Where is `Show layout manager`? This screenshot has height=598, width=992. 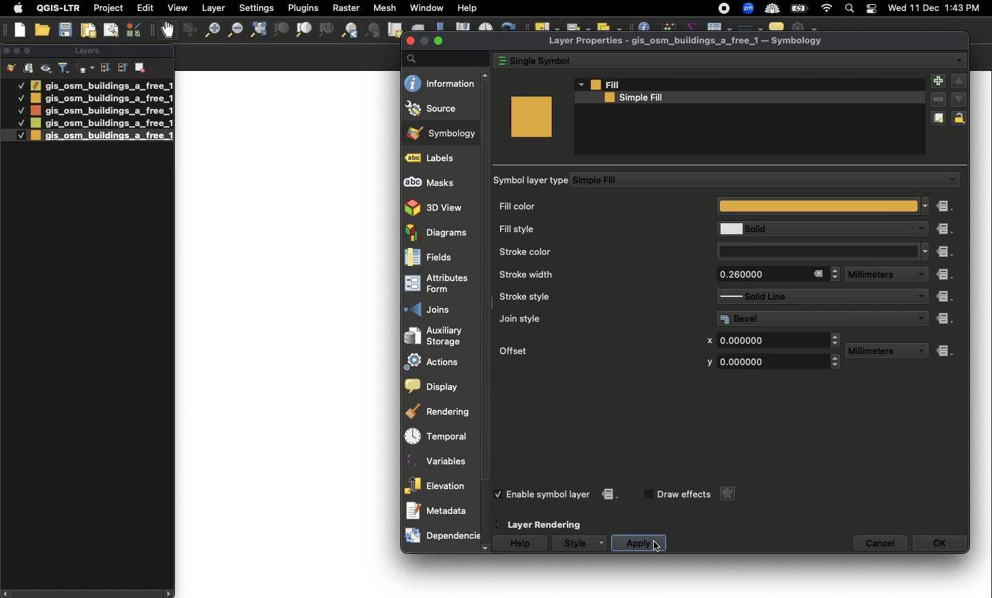 Show layout manager is located at coordinates (110, 30).